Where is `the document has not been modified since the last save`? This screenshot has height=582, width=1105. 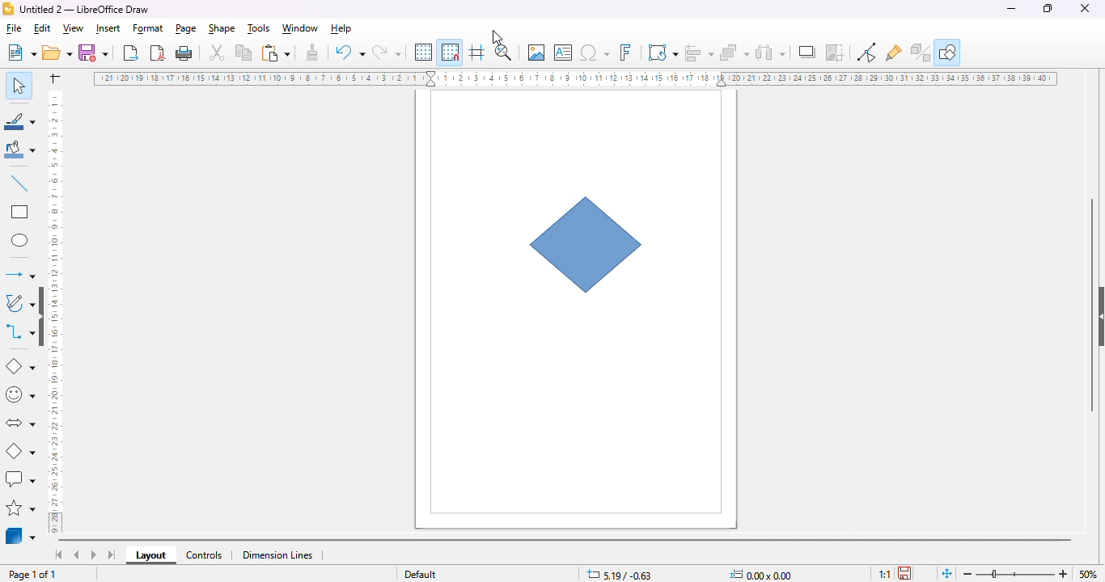 the document has not been modified since the last save is located at coordinates (906, 572).